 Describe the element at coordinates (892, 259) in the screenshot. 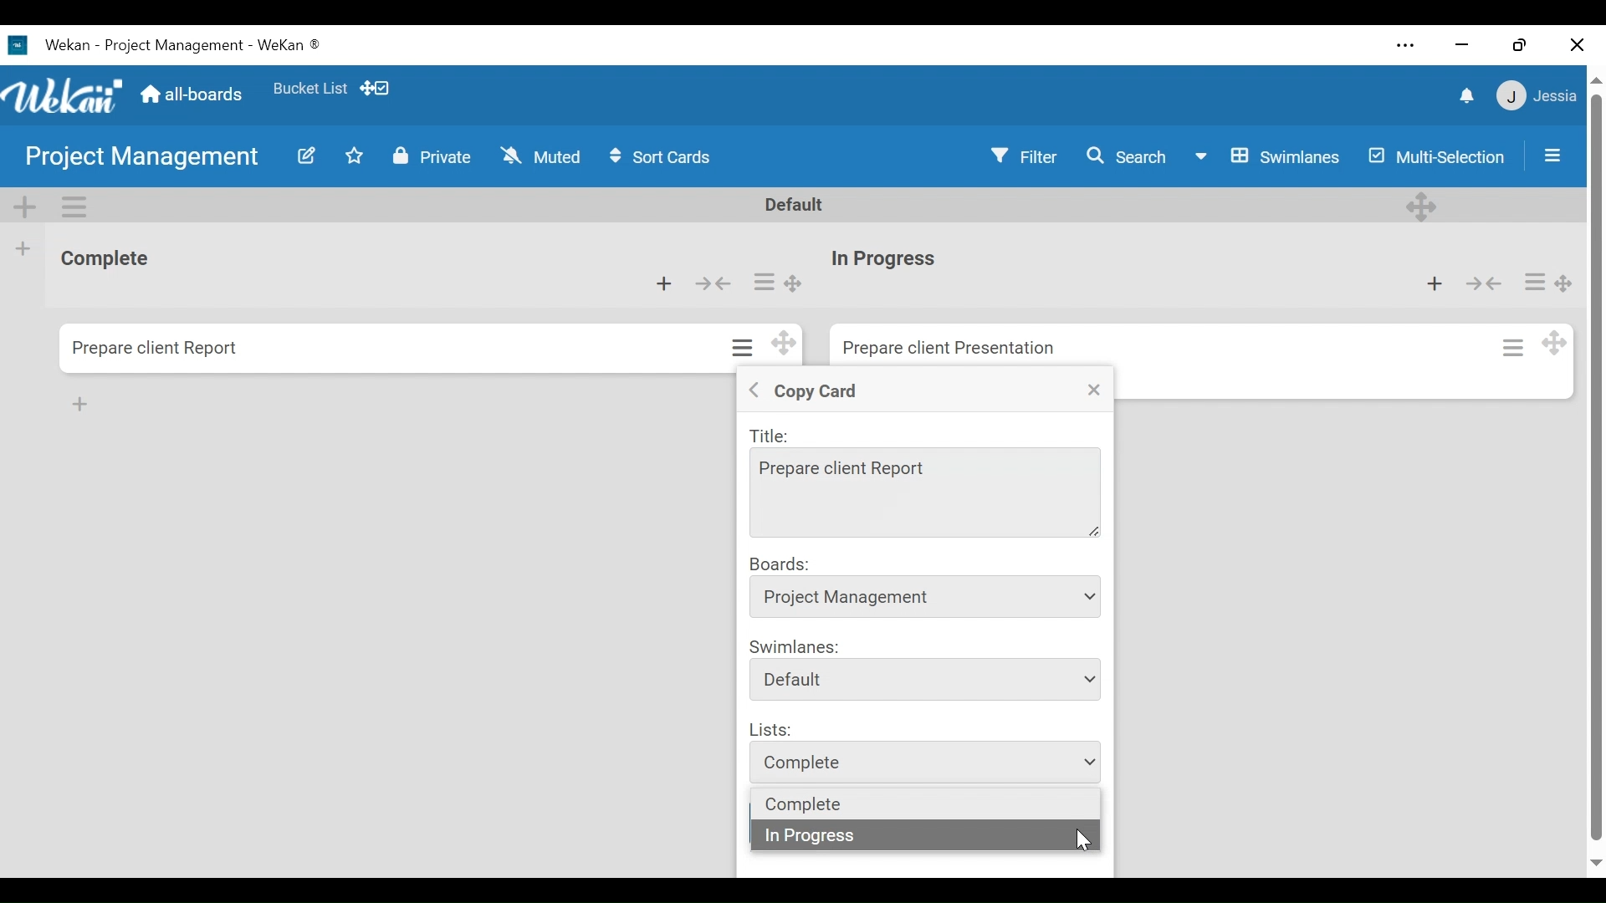

I see `Card Title` at that location.